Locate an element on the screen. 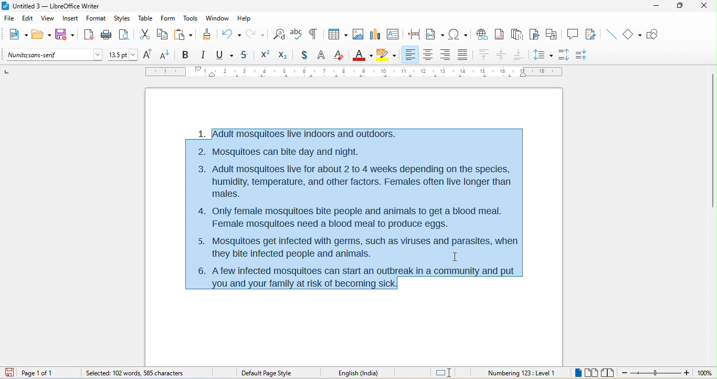 The height and width of the screenshot is (379, 717). open is located at coordinates (41, 35).